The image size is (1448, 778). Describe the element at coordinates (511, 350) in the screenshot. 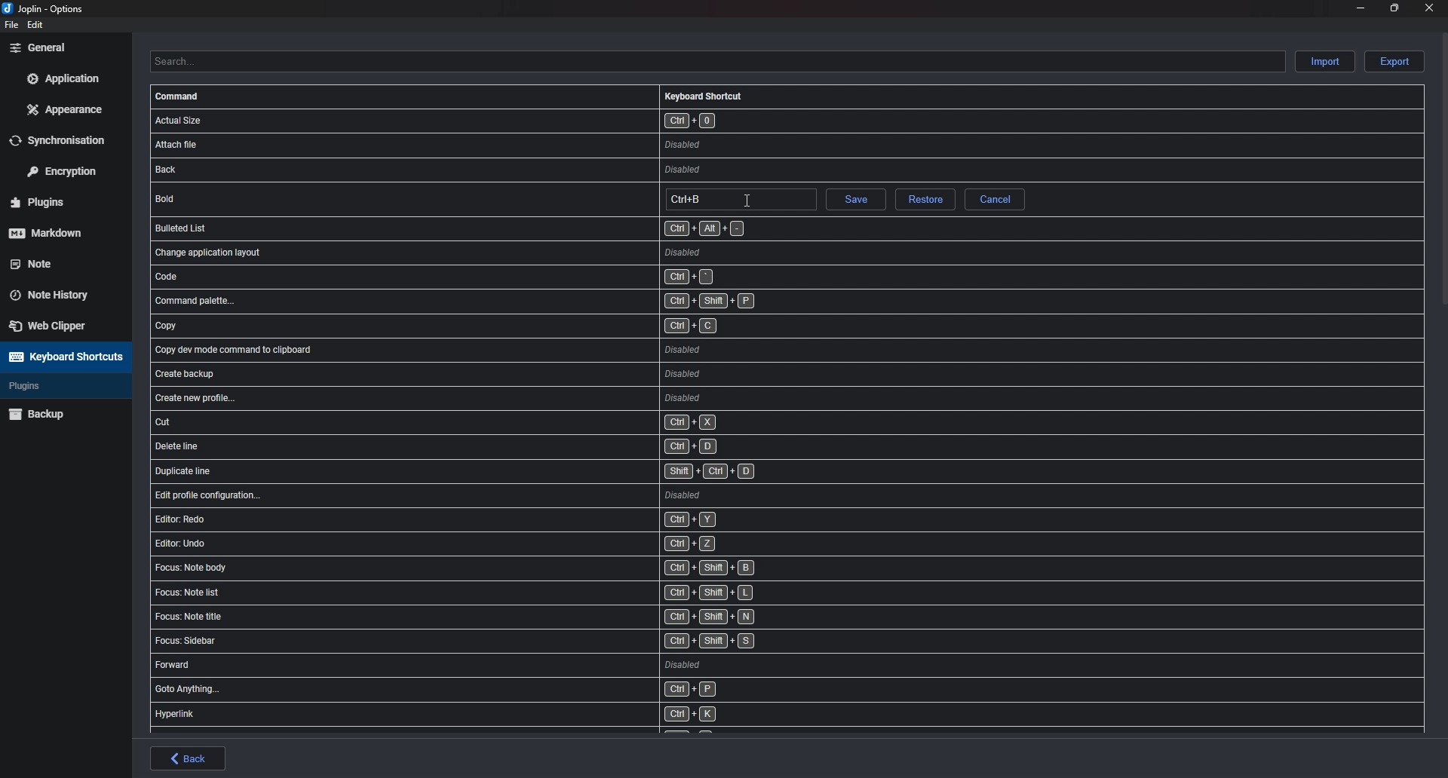

I see `shortcut` at that location.